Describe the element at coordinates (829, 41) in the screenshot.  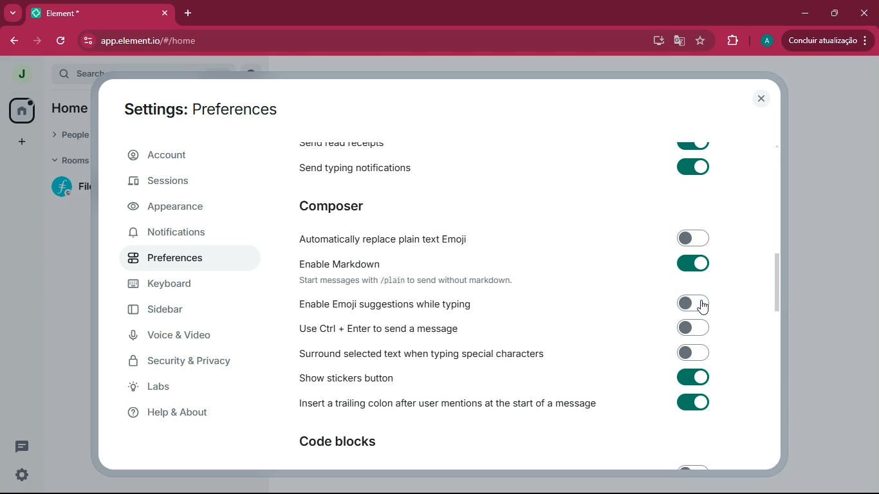
I see `Update` at that location.